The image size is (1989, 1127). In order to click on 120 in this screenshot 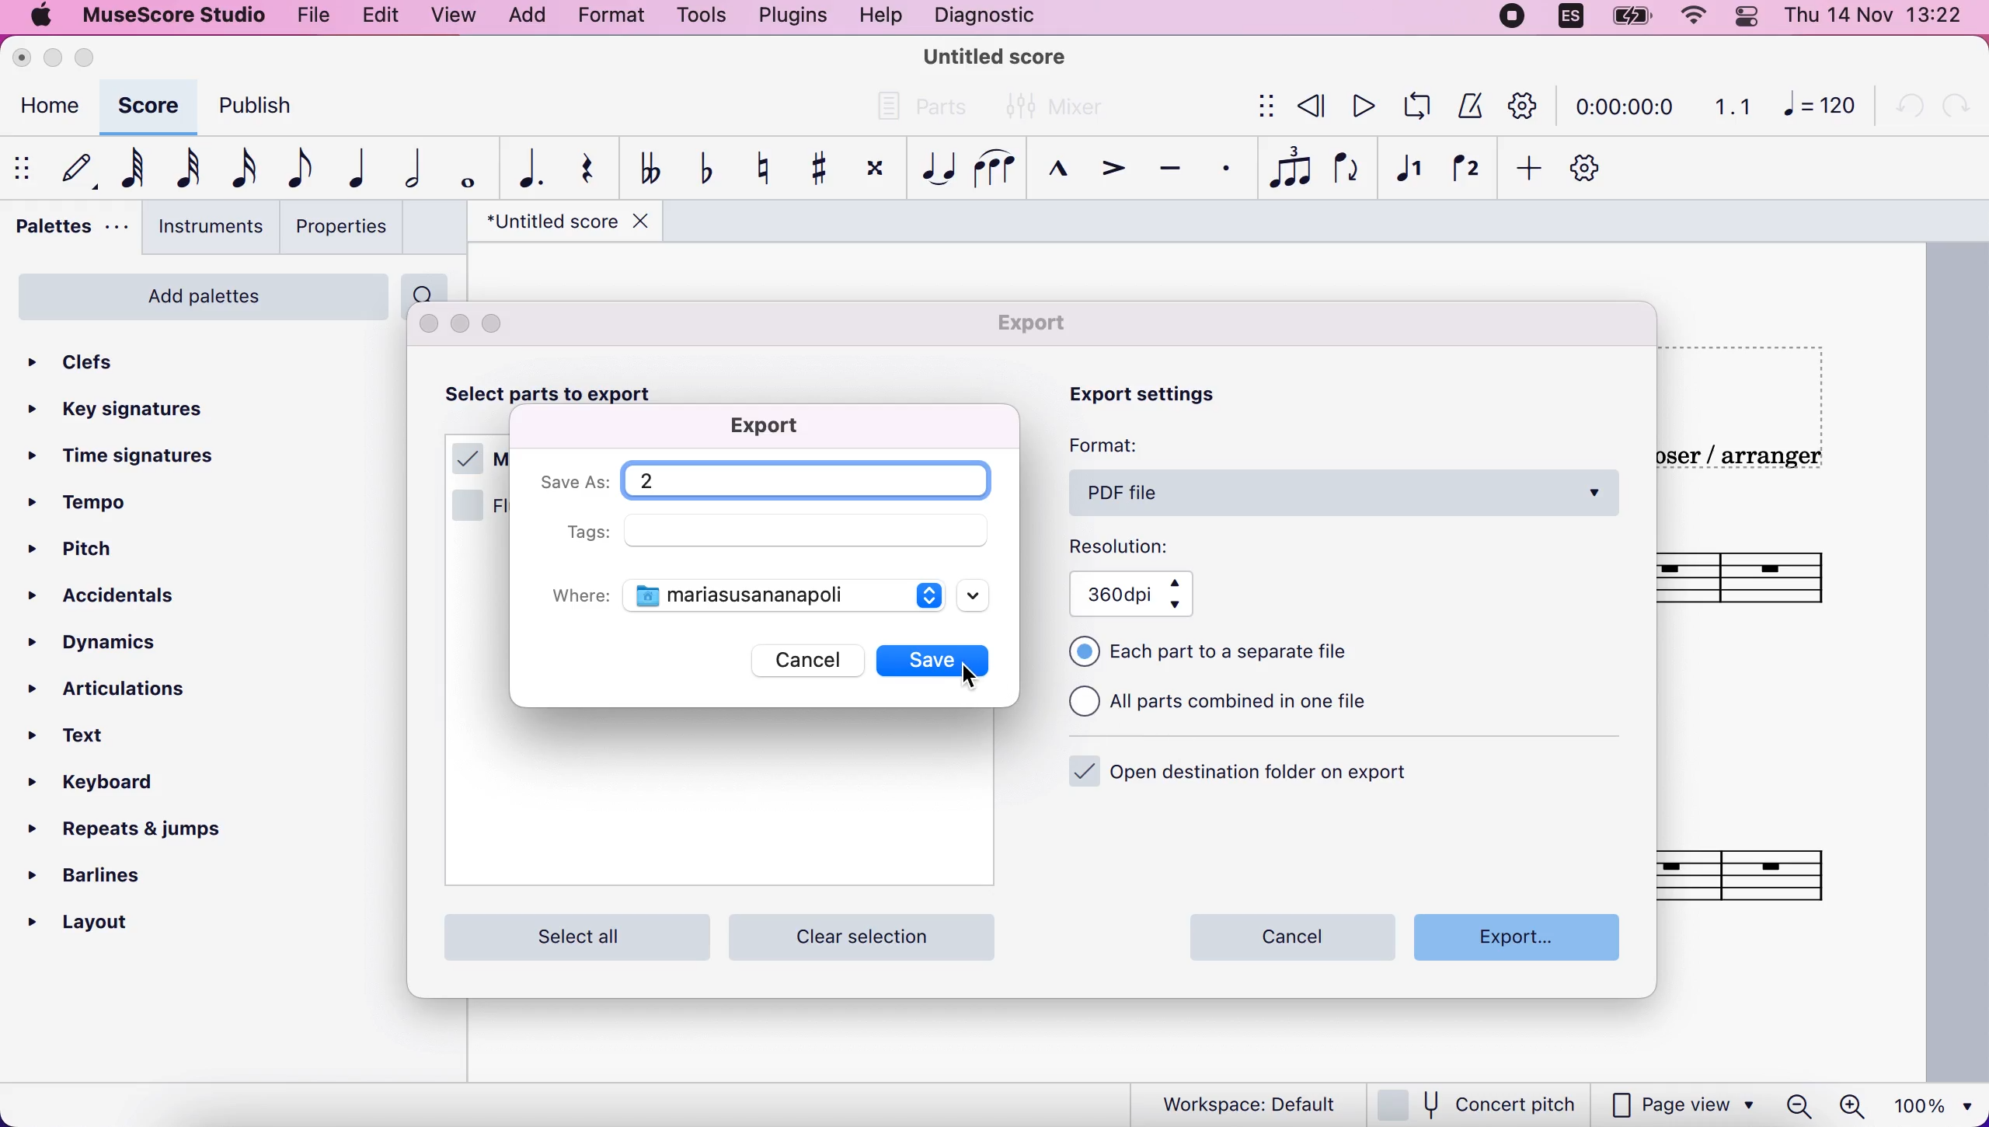, I will do `click(1823, 109)`.